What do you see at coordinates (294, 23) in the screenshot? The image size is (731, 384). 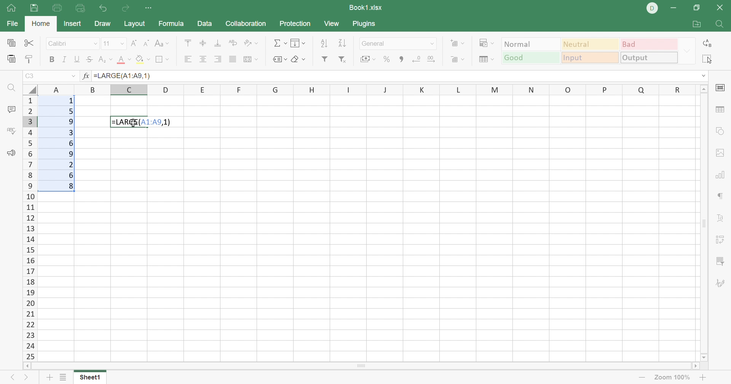 I see `Protection` at bounding box center [294, 23].